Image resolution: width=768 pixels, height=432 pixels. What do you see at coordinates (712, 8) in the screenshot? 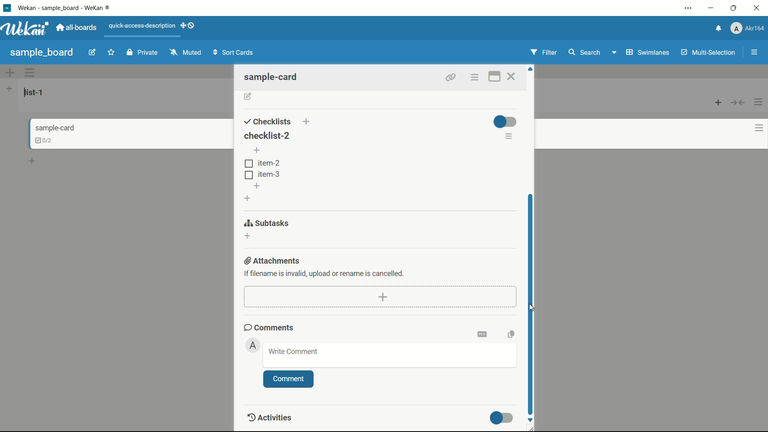
I see `minimize` at bounding box center [712, 8].